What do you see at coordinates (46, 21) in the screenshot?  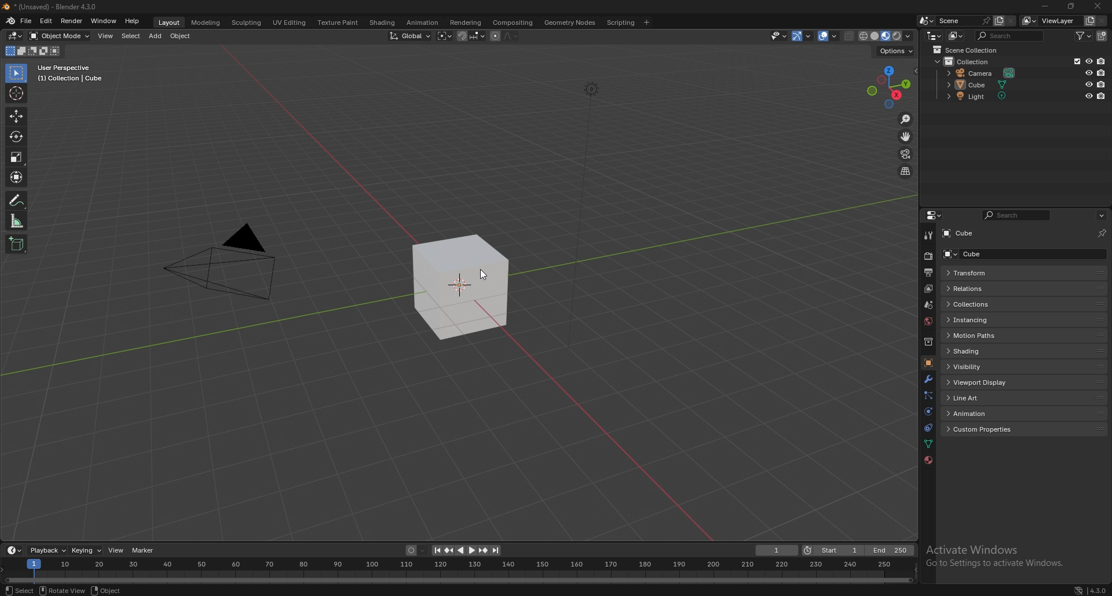 I see `edit` at bounding box center [46, 21].